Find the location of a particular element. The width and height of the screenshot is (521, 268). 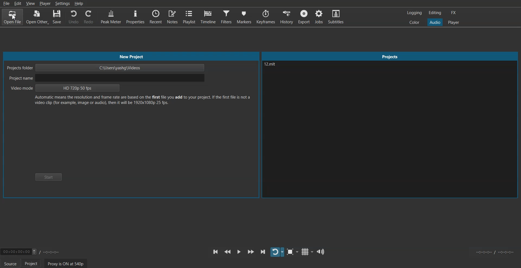

Text 1 is located at coordinates (286, 70).